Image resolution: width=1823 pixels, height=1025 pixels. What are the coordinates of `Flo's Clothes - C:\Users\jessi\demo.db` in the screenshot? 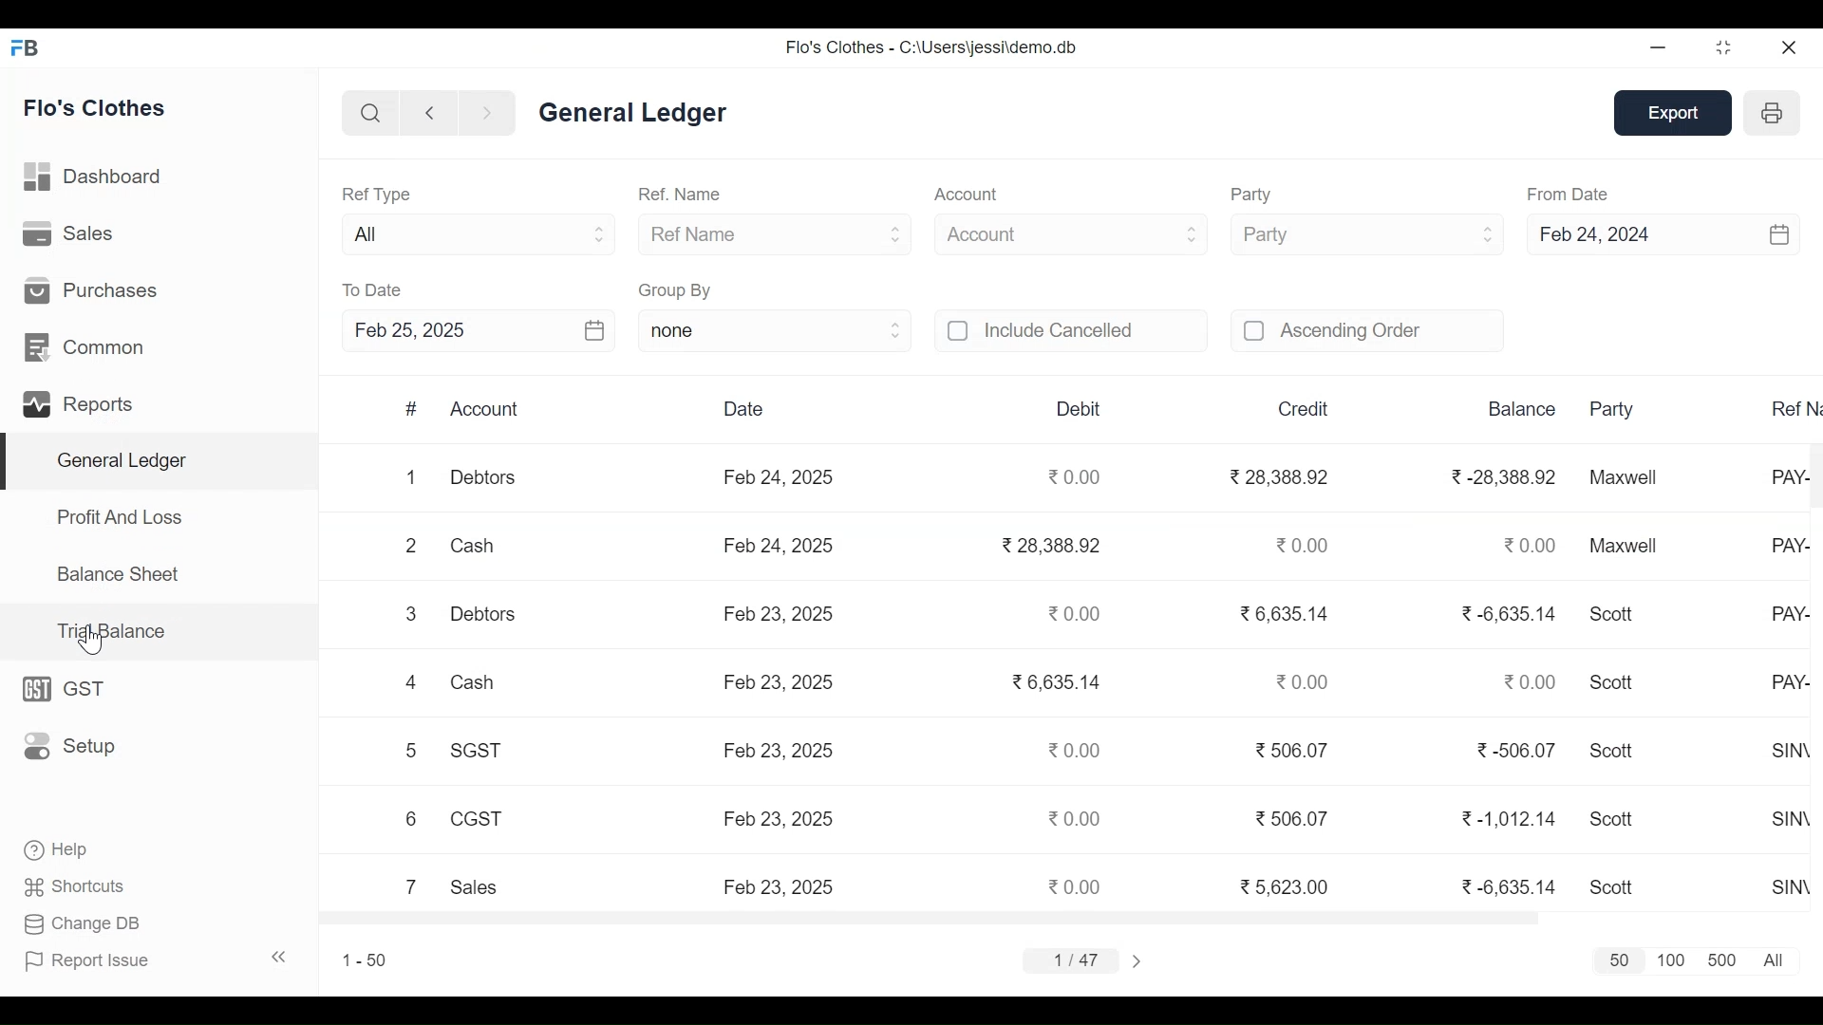 It's located at (931, 48).